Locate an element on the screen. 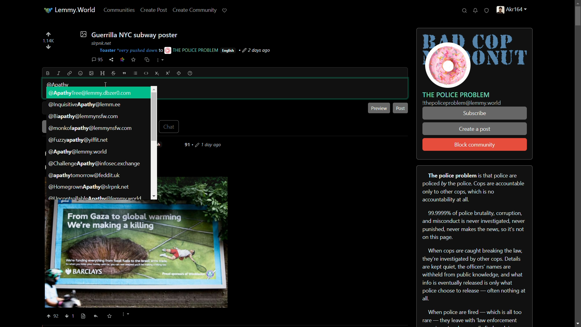  support lemmy.world is located at coordinates (225, 10).